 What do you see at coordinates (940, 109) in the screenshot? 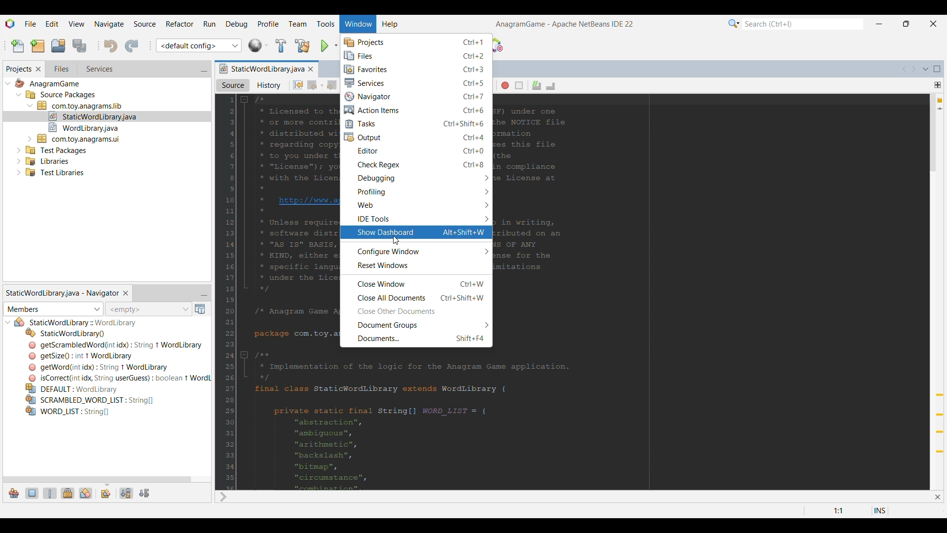
I see `Current line` at bounding box center [940, 109].